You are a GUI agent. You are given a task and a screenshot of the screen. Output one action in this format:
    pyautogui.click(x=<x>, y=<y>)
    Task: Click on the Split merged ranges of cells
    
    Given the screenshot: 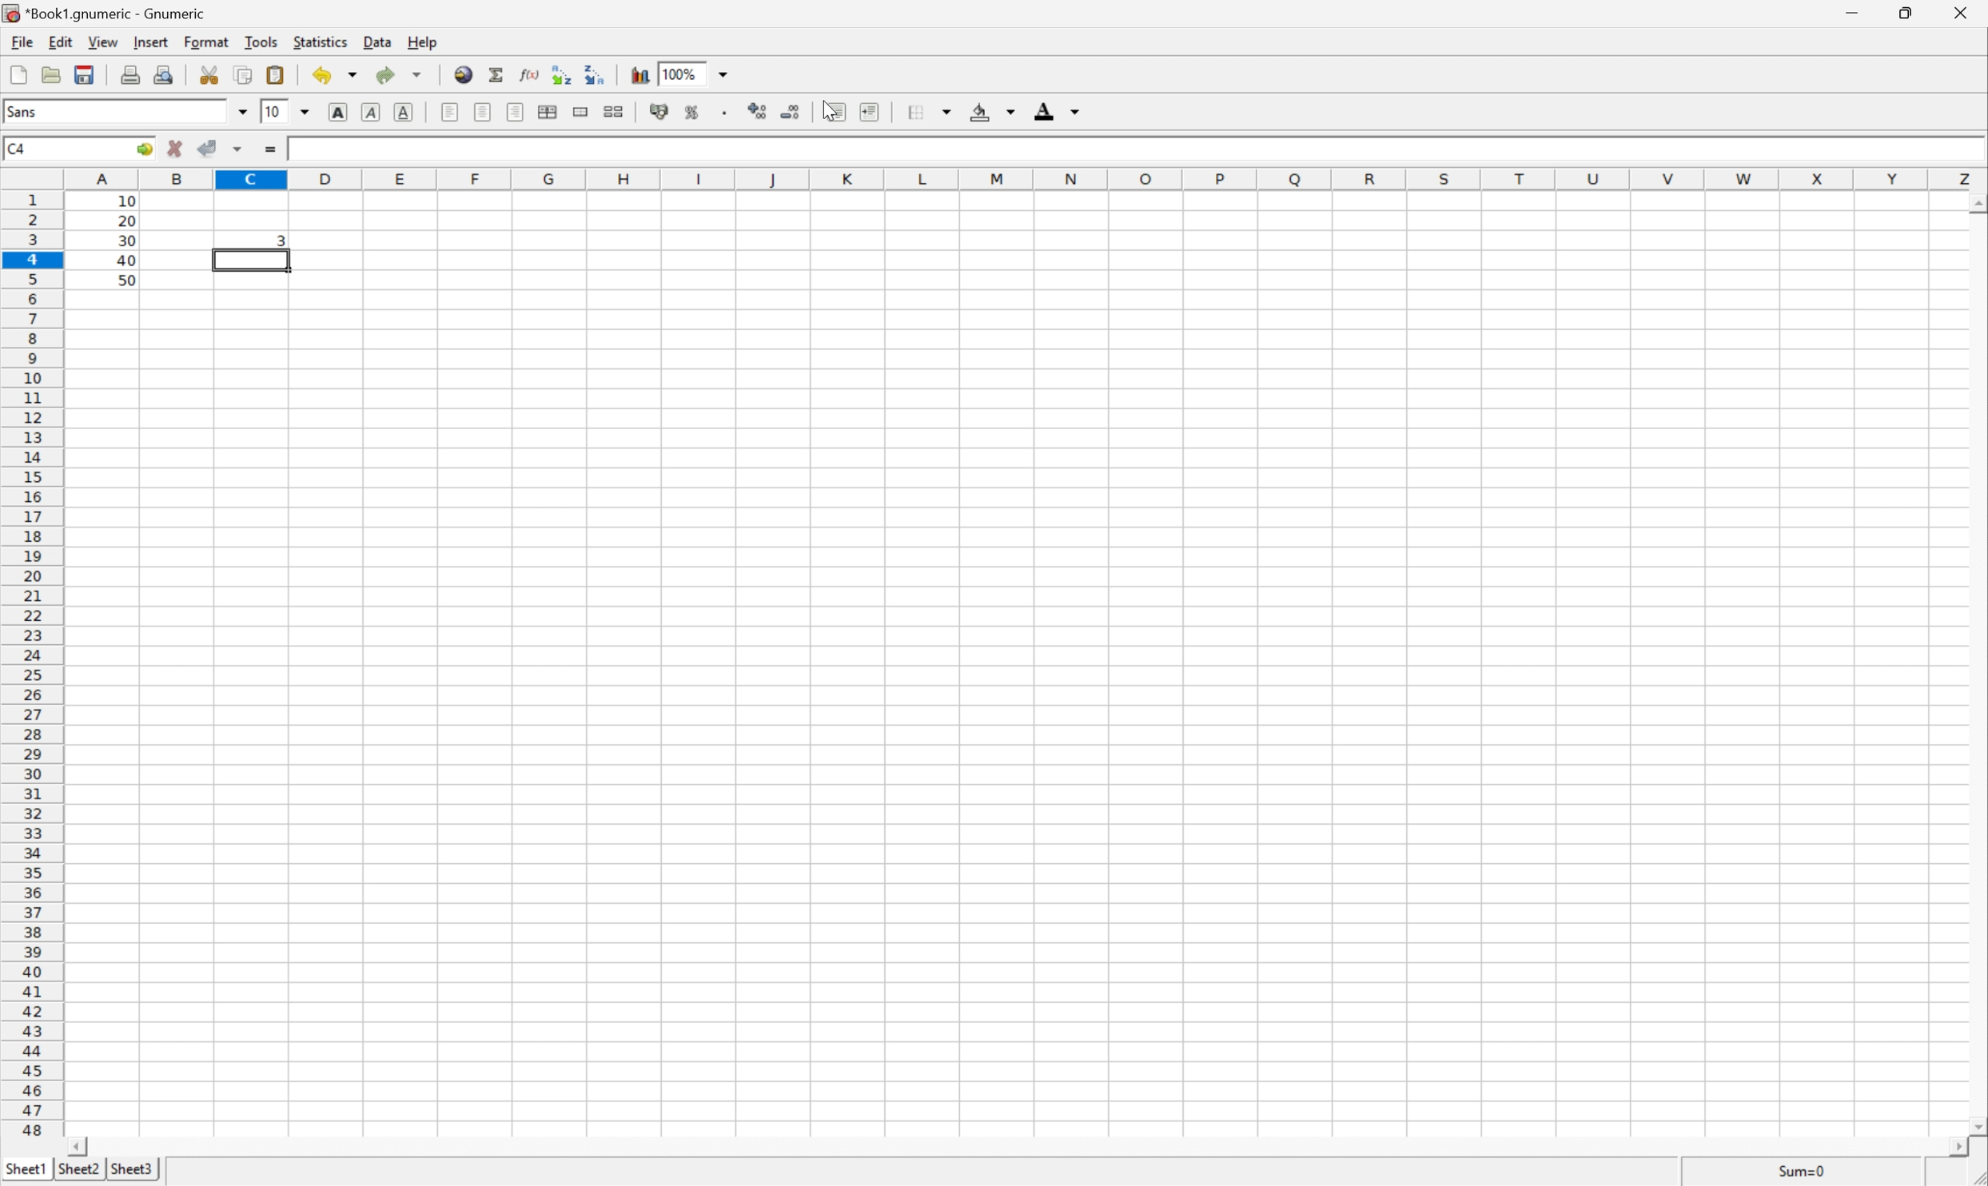 What is the action you would take?
    pyautogui.click(x=618, y=109)
    